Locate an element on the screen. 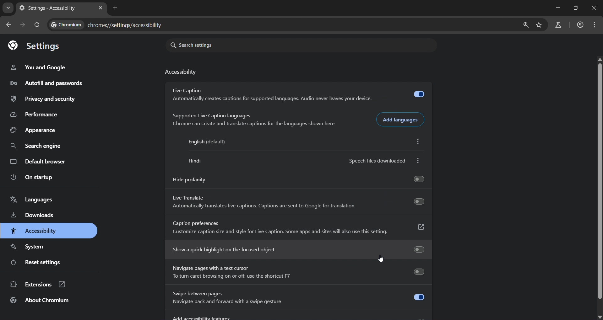 The height and width of the screenshot is (320, 603). go back one page is located at coordinates (10, 24).